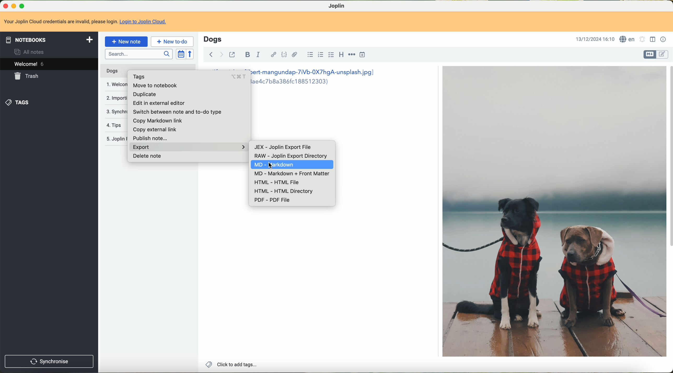 Image resolution: width=673 pixels, height=373 pixels. What do you see at coordinates (19, 102) in the screenshot?
I see `tags` at bounding box center [19, 102].